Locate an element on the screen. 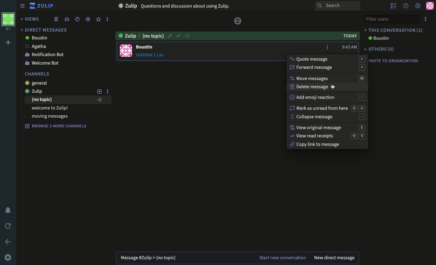  view original message is located at coordinates (329, 128).